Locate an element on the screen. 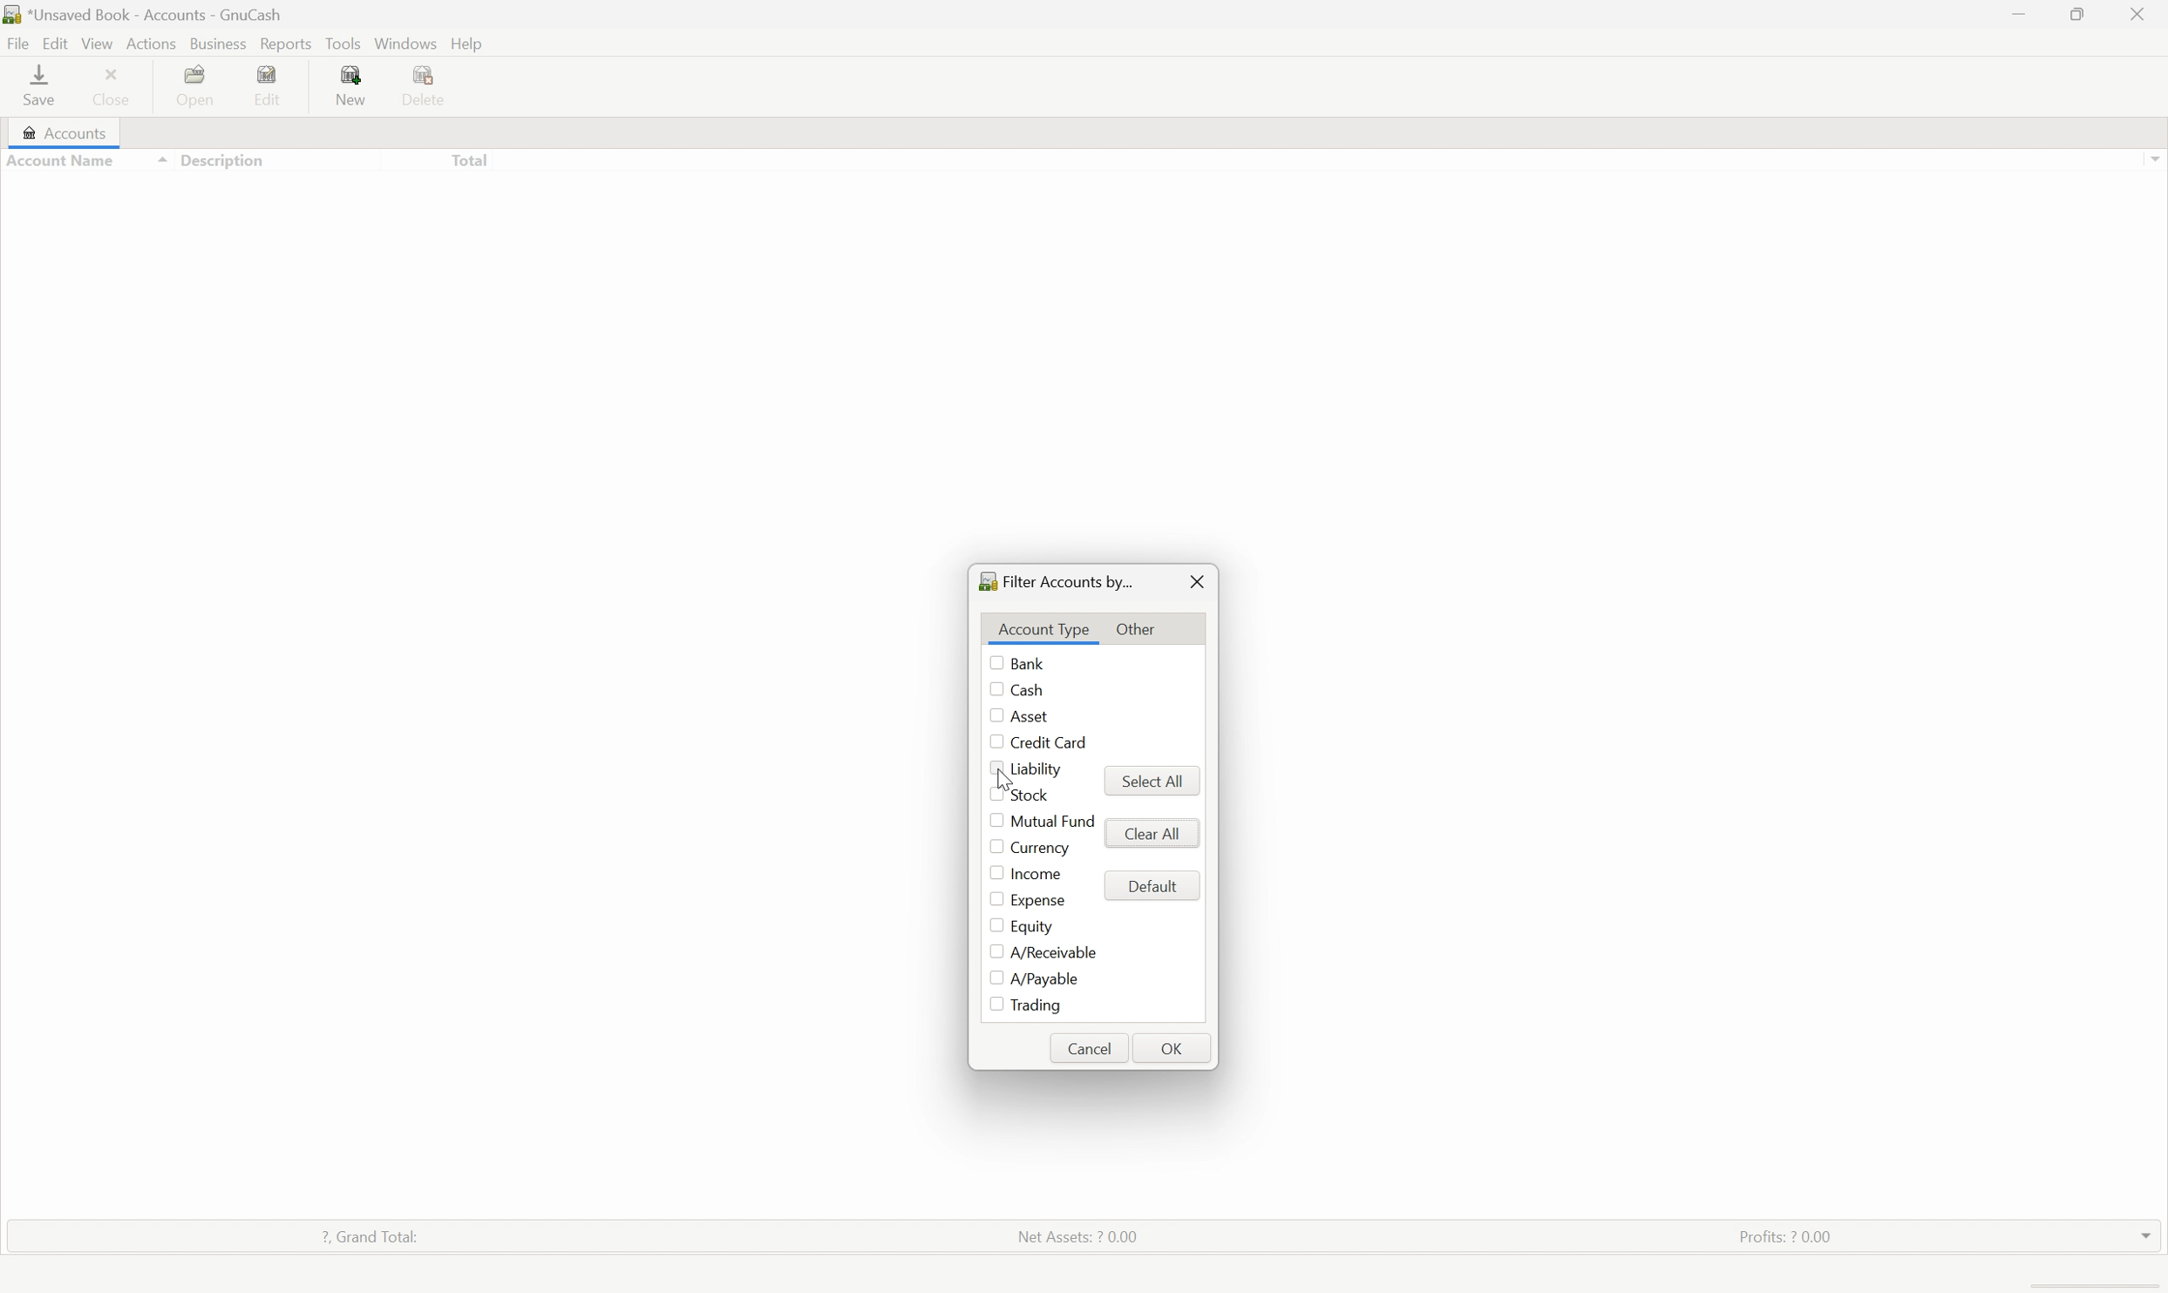 The height and width of the screenshot is (1293, 2168). Checkbox is located at coordinates (994, 897).